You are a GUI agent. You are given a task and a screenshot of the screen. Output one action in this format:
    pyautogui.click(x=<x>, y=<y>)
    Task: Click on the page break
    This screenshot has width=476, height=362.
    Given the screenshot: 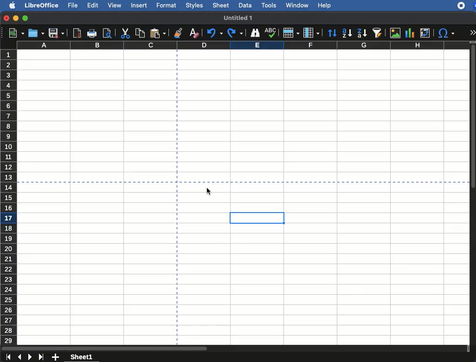 What is the action you would take?
    pyautogui.click(x=91, y=181)
    